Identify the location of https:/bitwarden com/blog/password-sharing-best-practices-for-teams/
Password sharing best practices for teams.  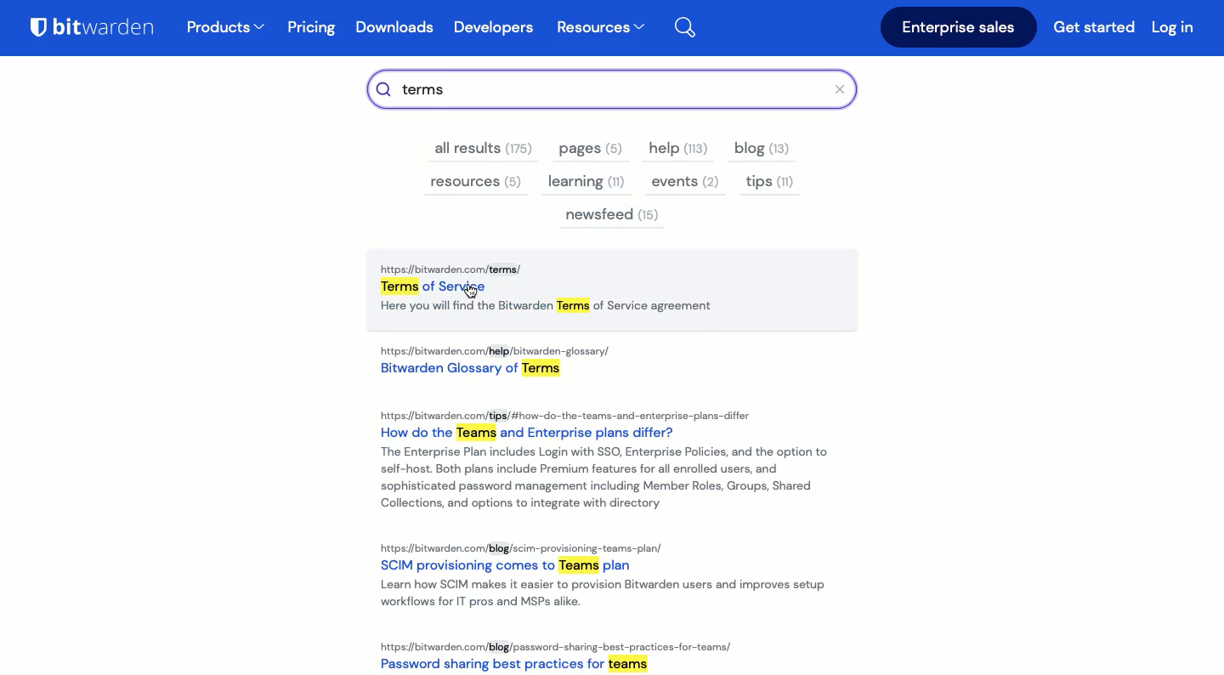
(559, 654).